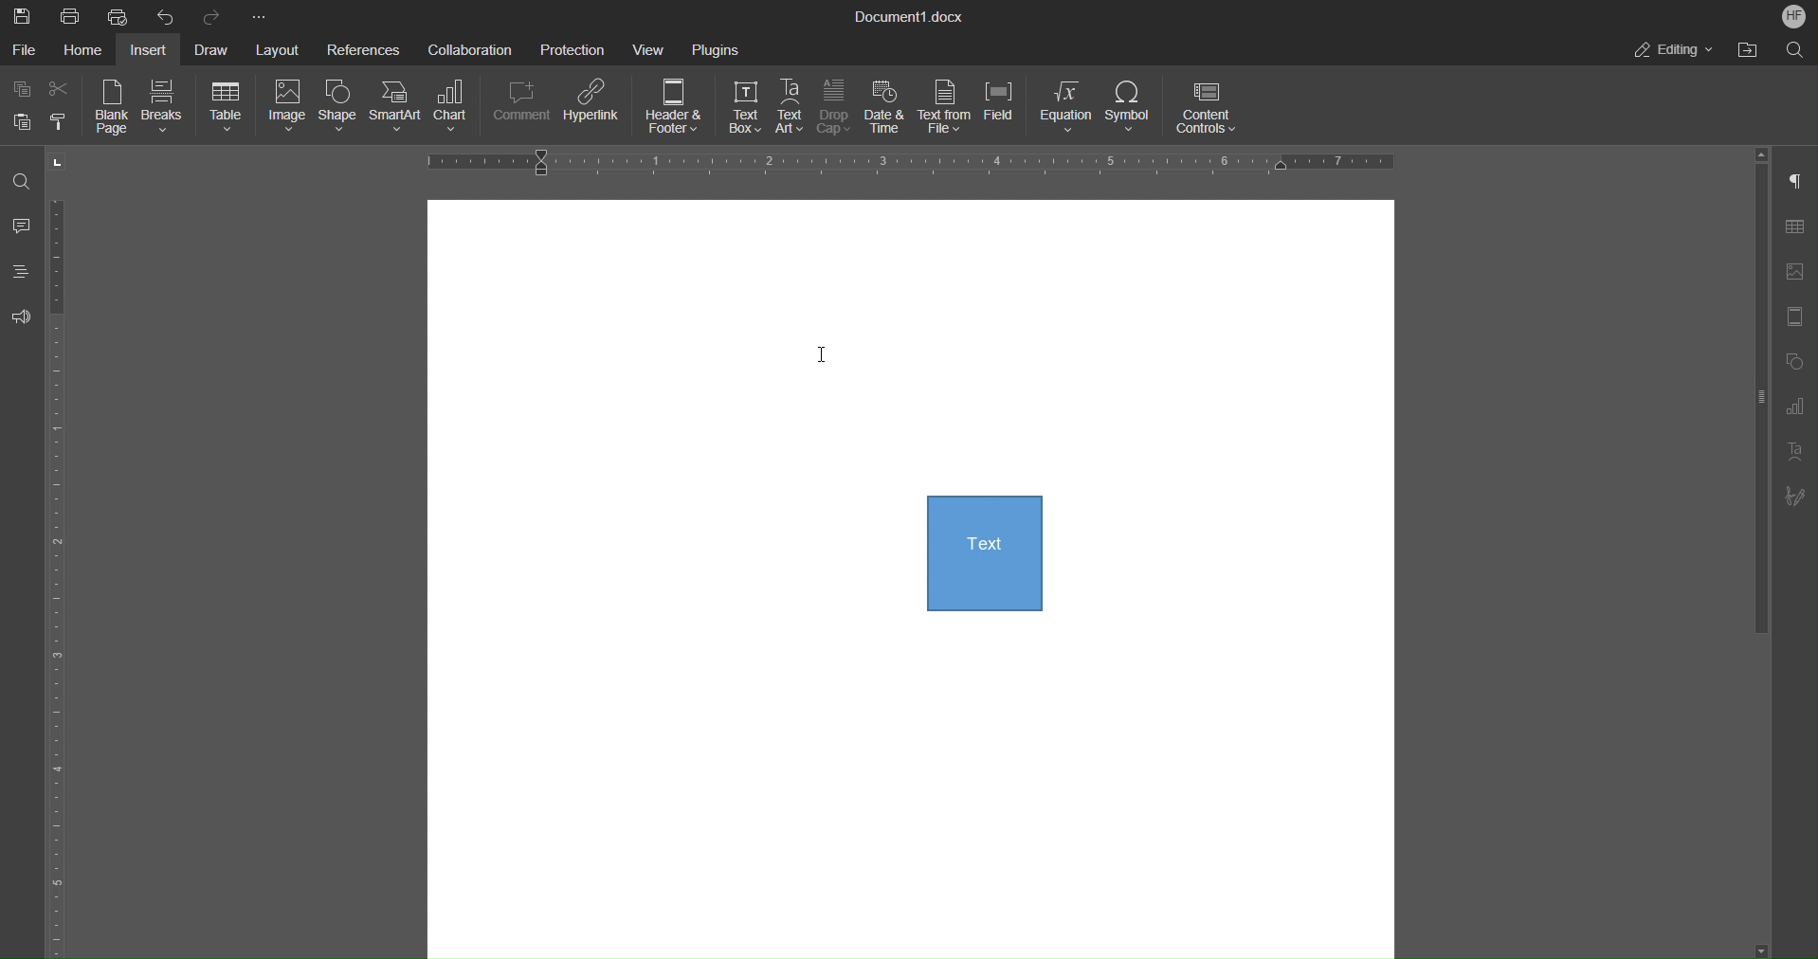 Image resolution: width=1818 pixels, height=959 pixels. Describe the element at coordinates (1762, 153) in the screenshot. I see `Scroll up` at that location.